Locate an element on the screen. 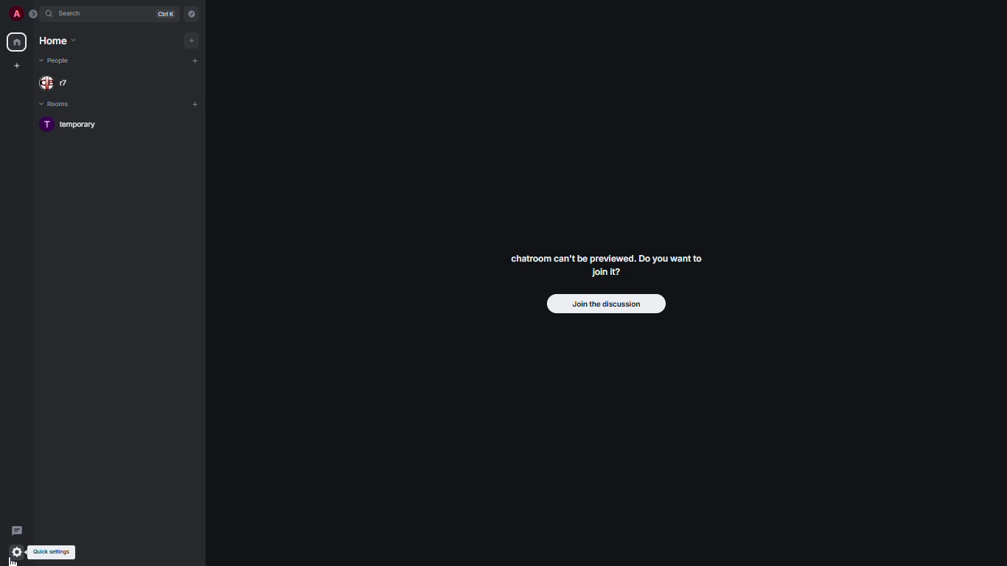 This screenshot has height=566, width=1007. join the discussion is located at coordinates (606, 304).